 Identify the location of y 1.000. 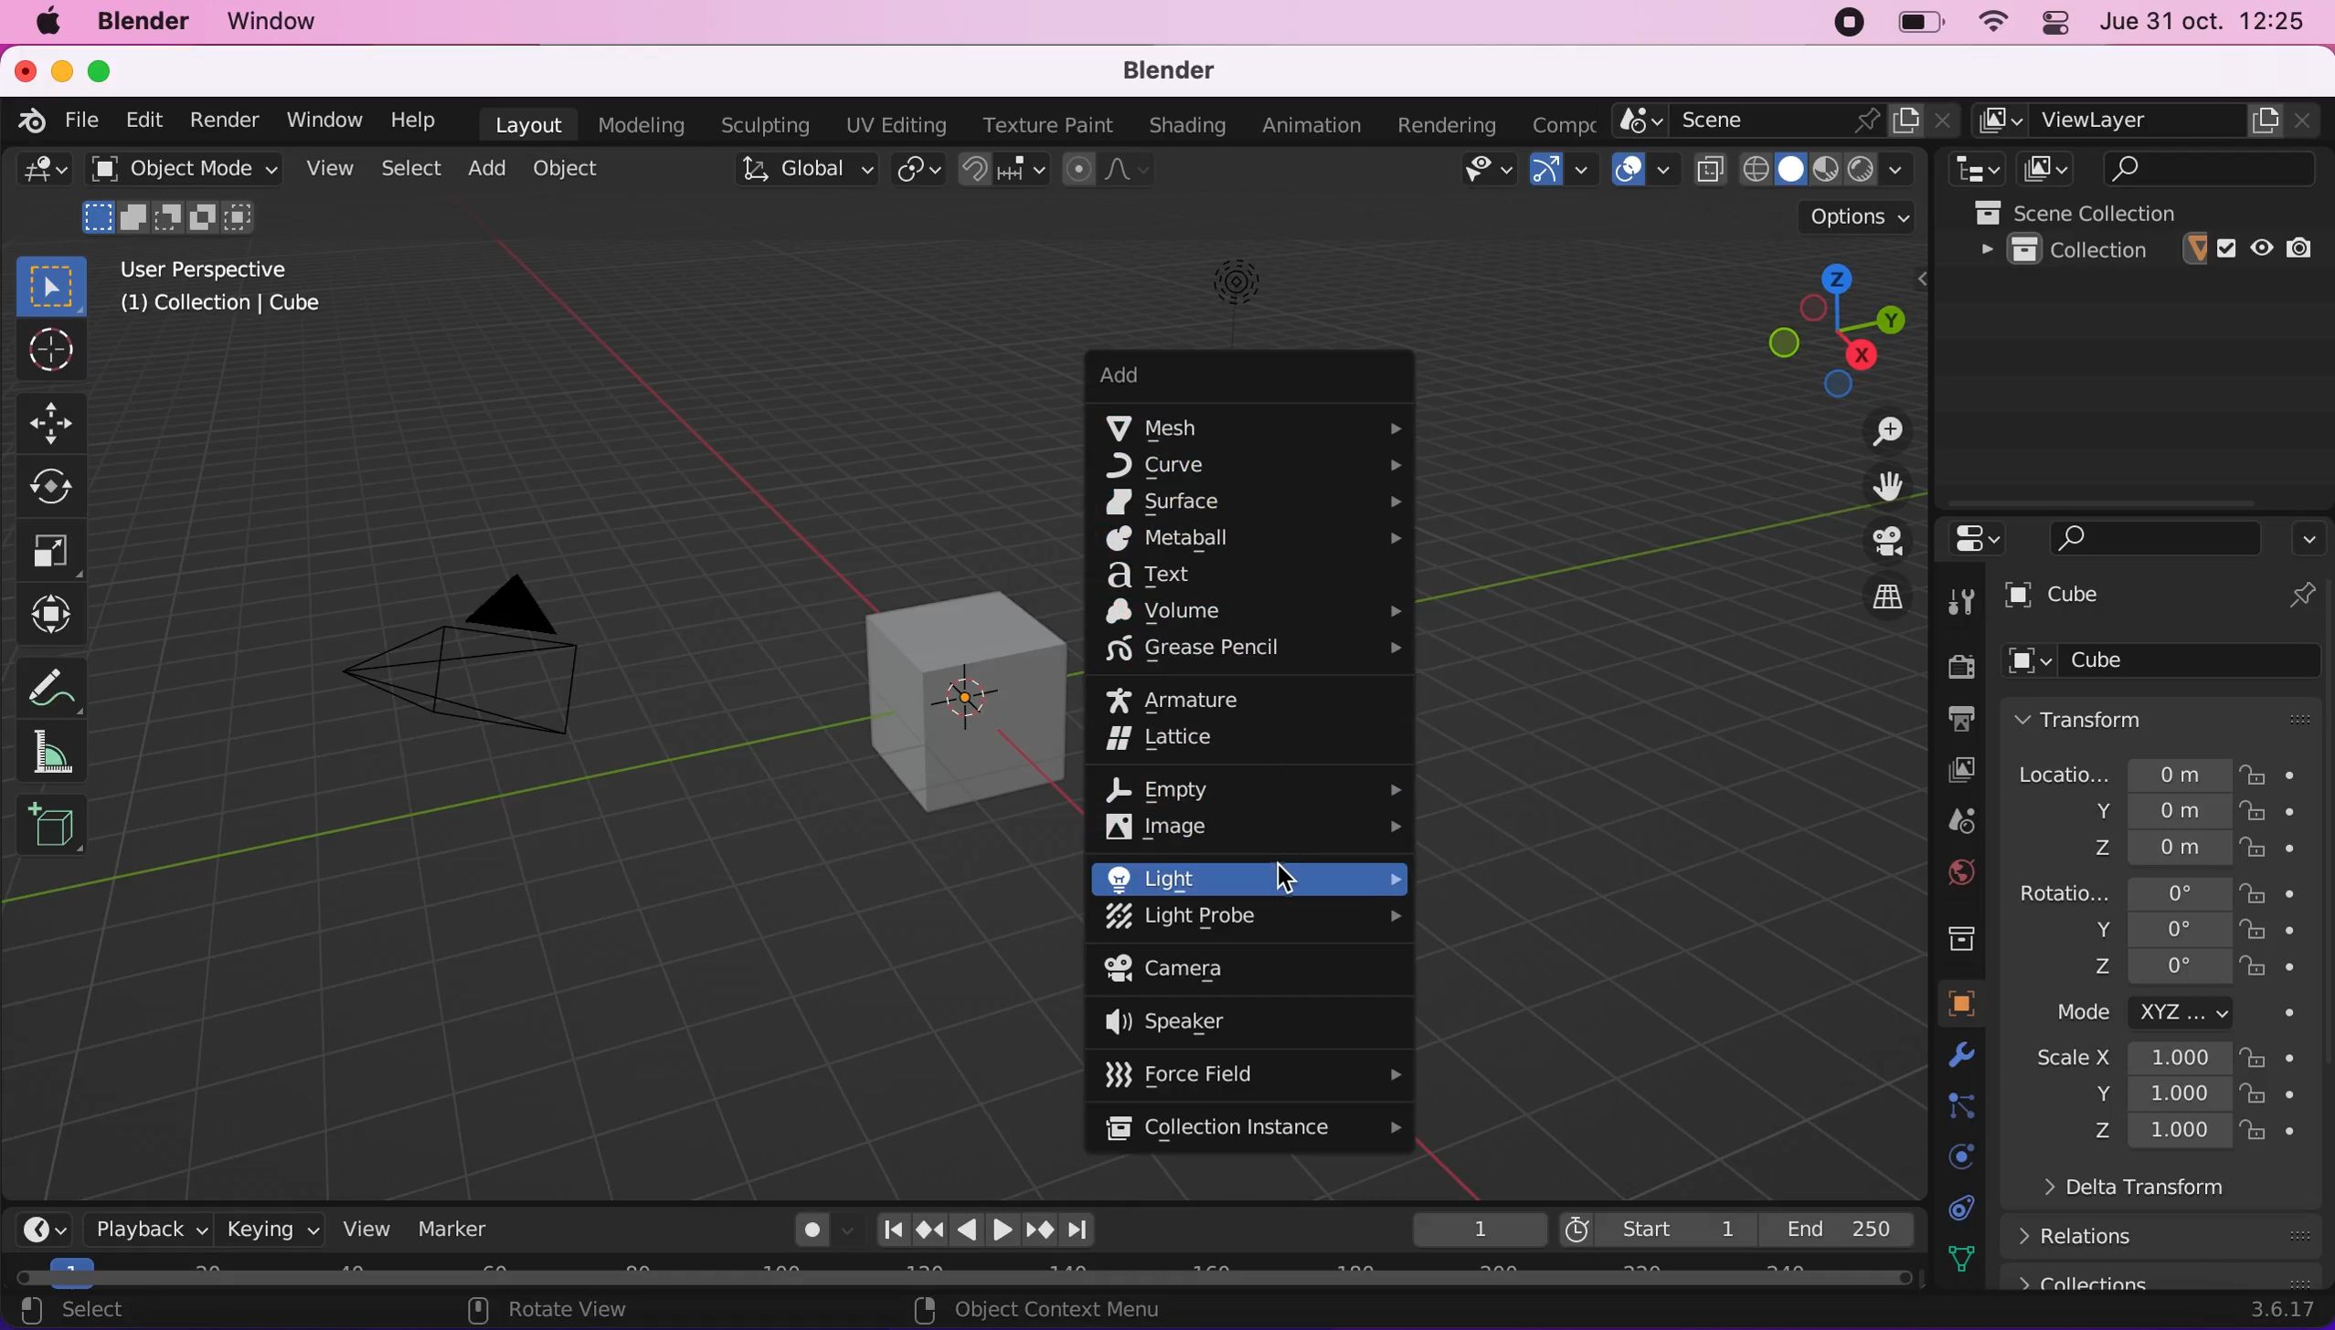
(2156, 1096).